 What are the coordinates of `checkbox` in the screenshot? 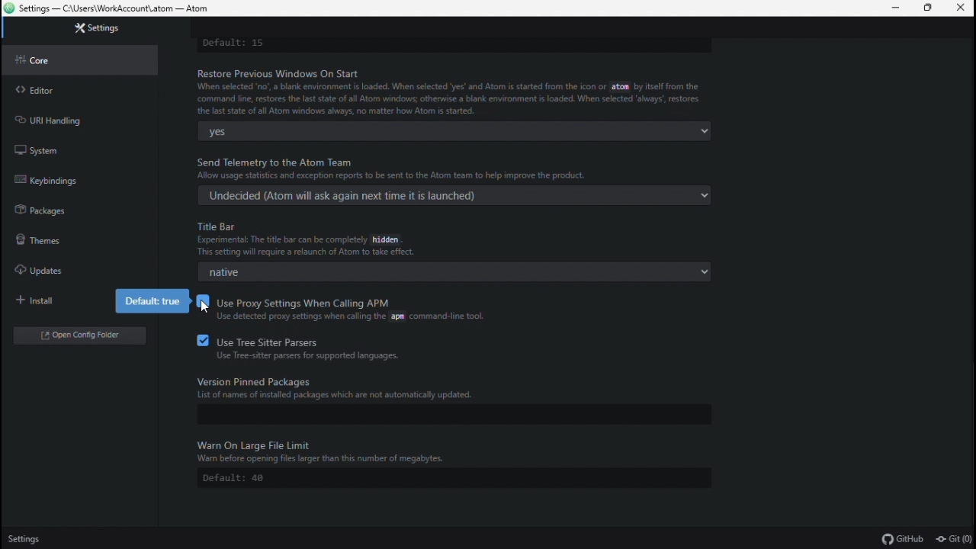 It's located at (200, 301).